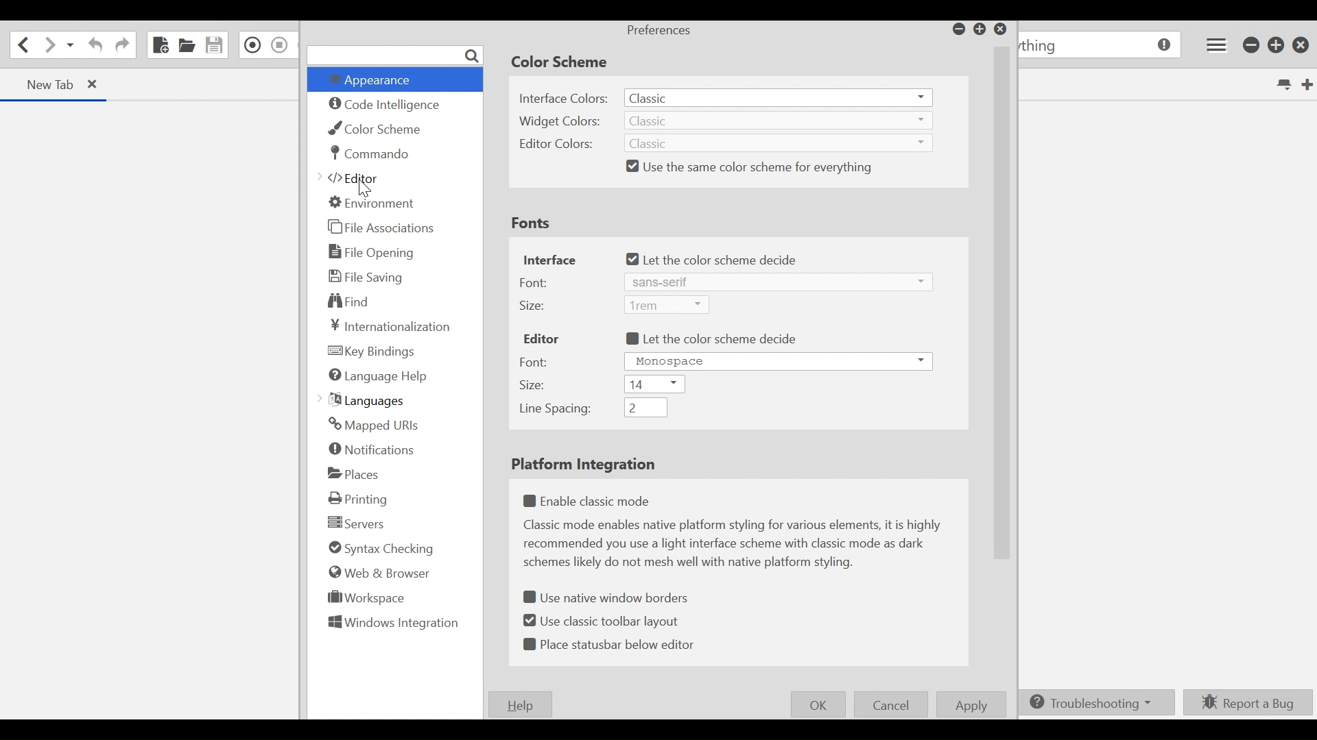 The width and height of the screenshot is (1317, 740). What do you see at coordinates (592, 465) in the screenshot?
I see `Platform Integration` at bounding box center [592, 465].